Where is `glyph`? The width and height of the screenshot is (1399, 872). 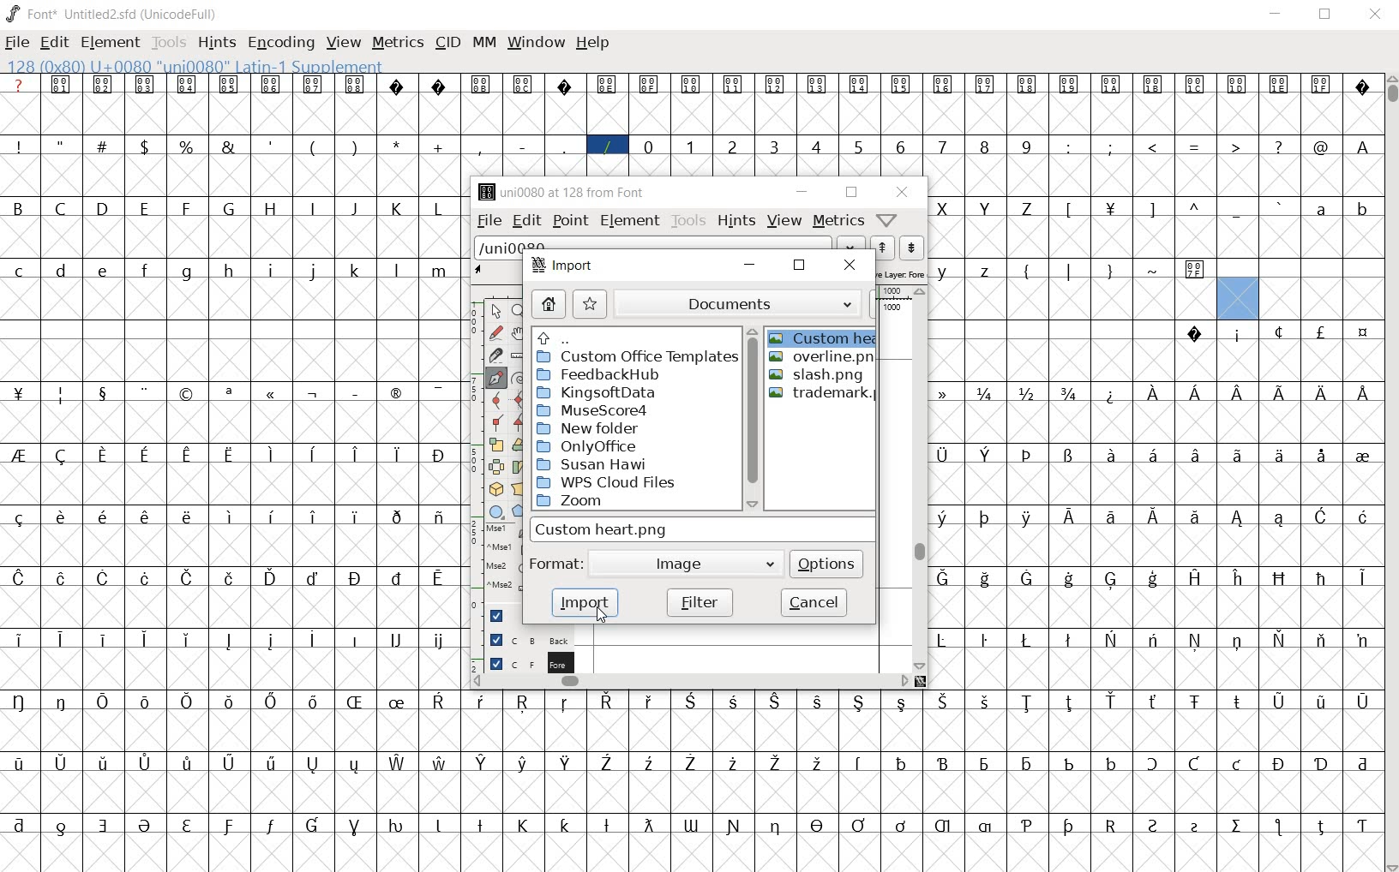 glyph is located at coordinates (523, 147).